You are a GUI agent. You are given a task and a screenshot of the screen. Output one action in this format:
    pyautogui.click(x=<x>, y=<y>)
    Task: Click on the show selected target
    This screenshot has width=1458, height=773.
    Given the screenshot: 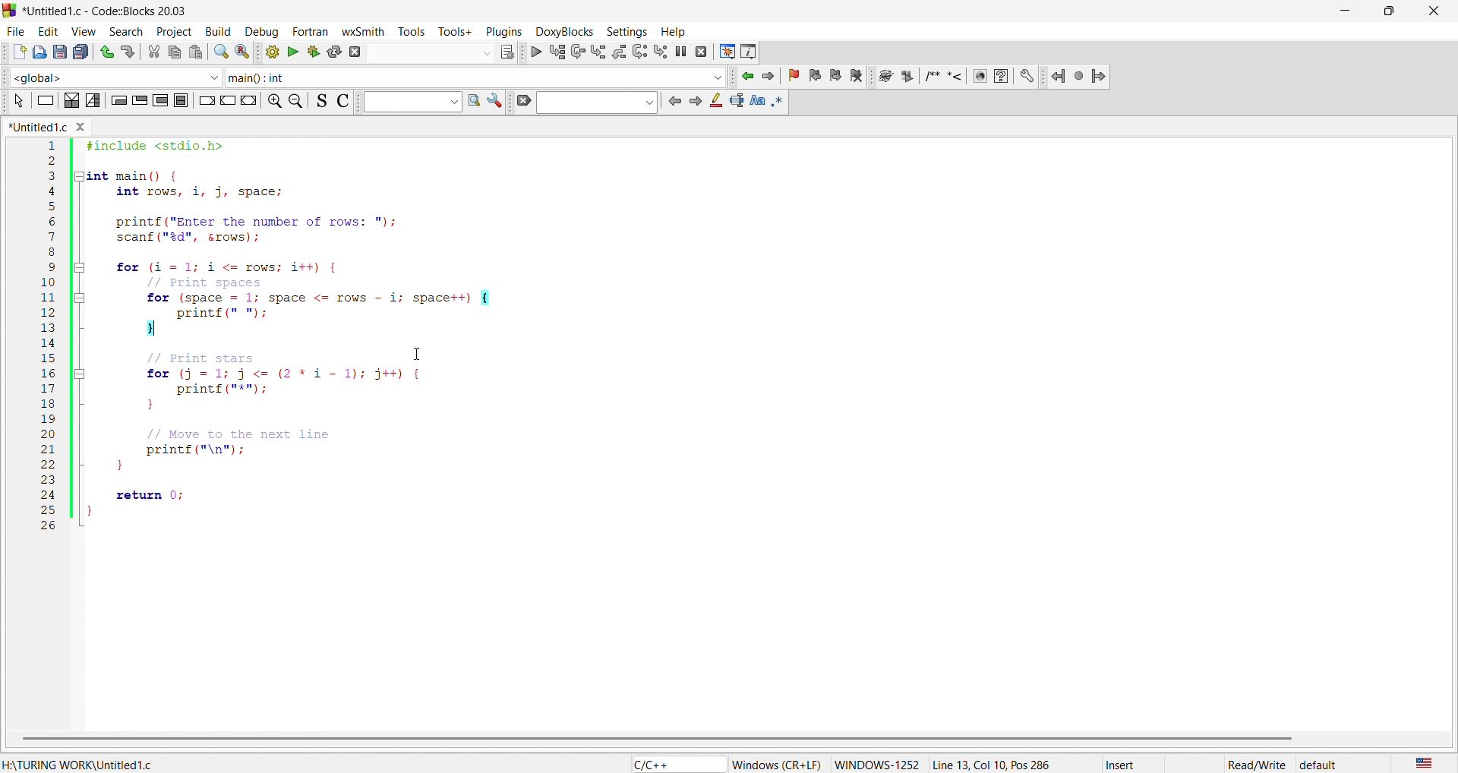 What is the action you would take?
    pyautogui.click(x=508, y=52)
    